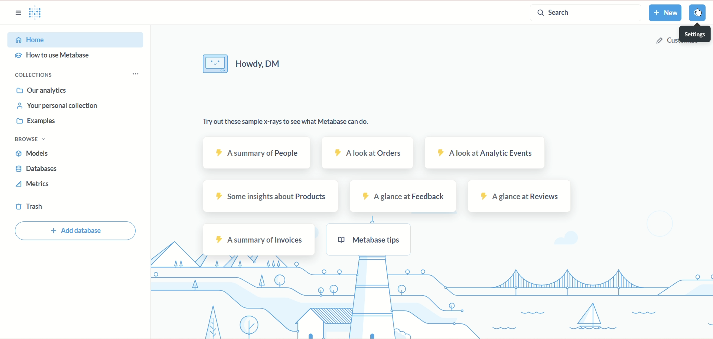 Image resolution: width=713 pixels, height=339 pixels. Describe the element at coordinates (211, 63) in the screenshot. I see `image` at that location.